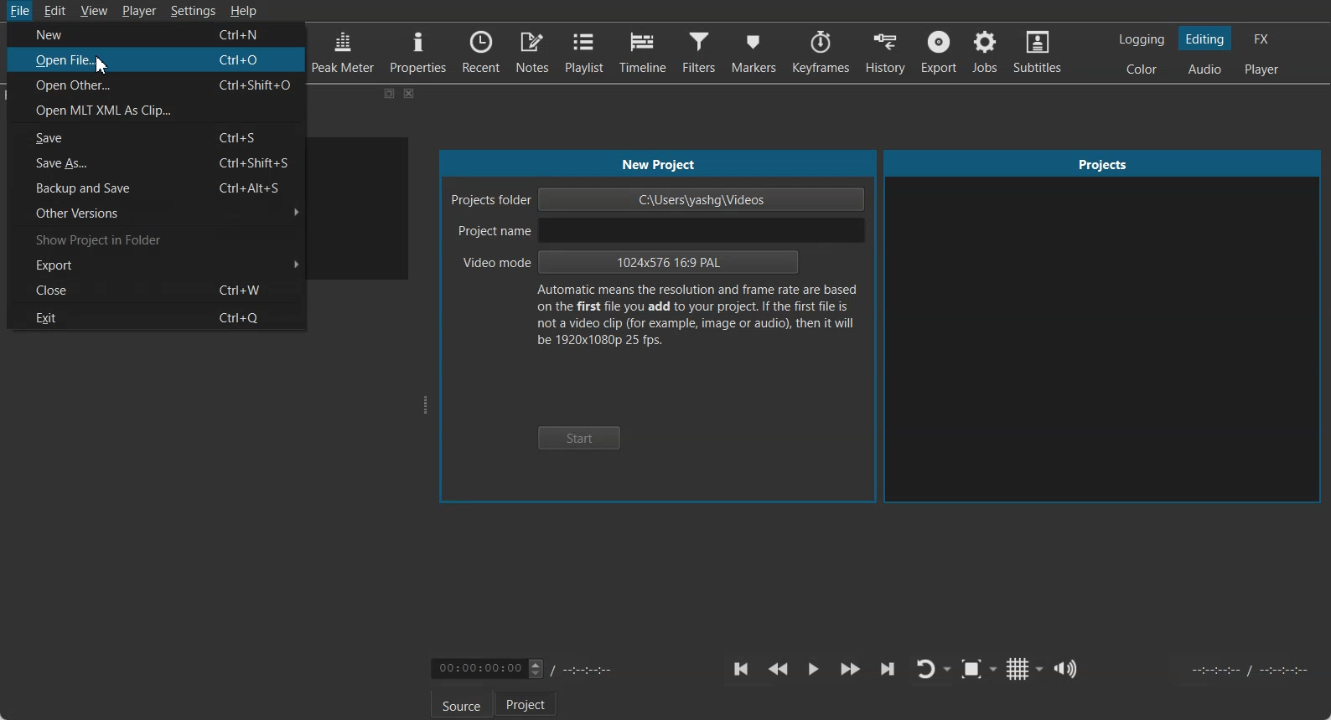  I want to click on Keyframes, so click(820, 52).